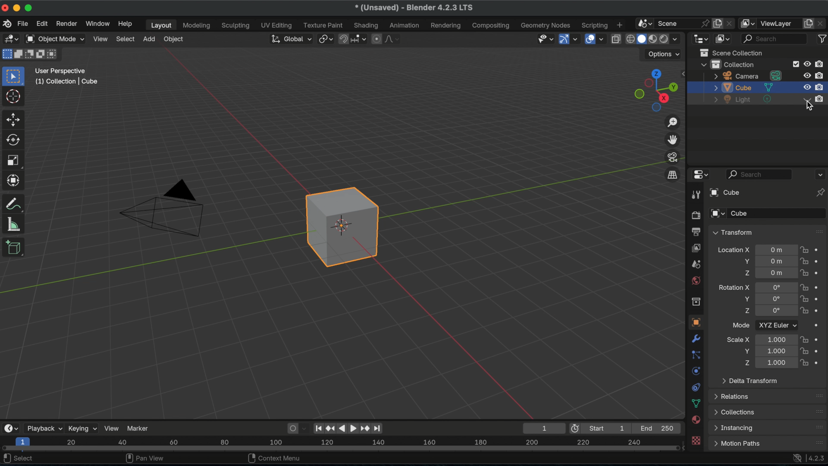 This screenshot has height=466, width=828. What do you see at coordinates (16, 248) in the screenshot?
I see `add cube` at bounding box center [16, 248].